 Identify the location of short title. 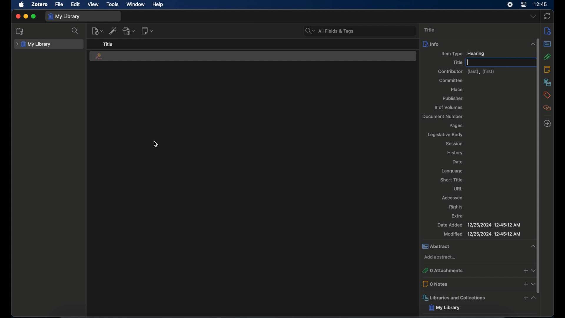
(452, 180).